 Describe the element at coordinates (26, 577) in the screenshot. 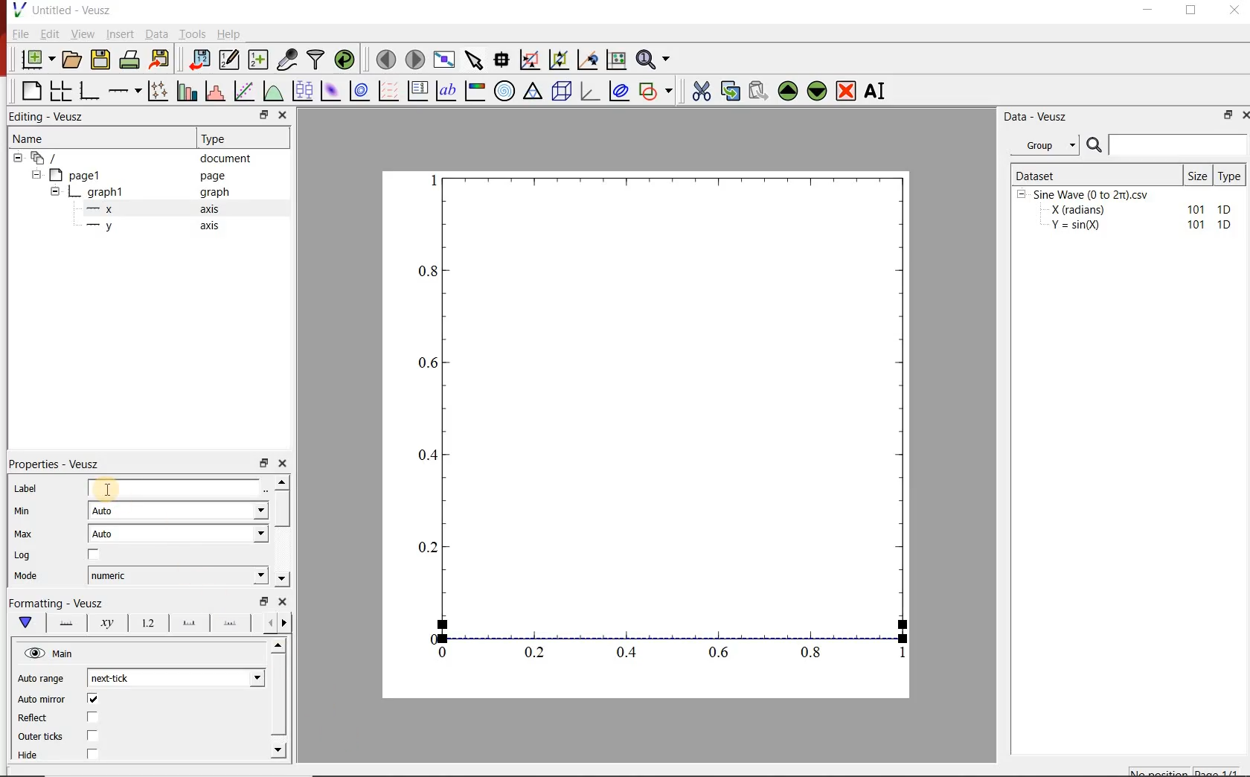

I see `Mode` at that location.